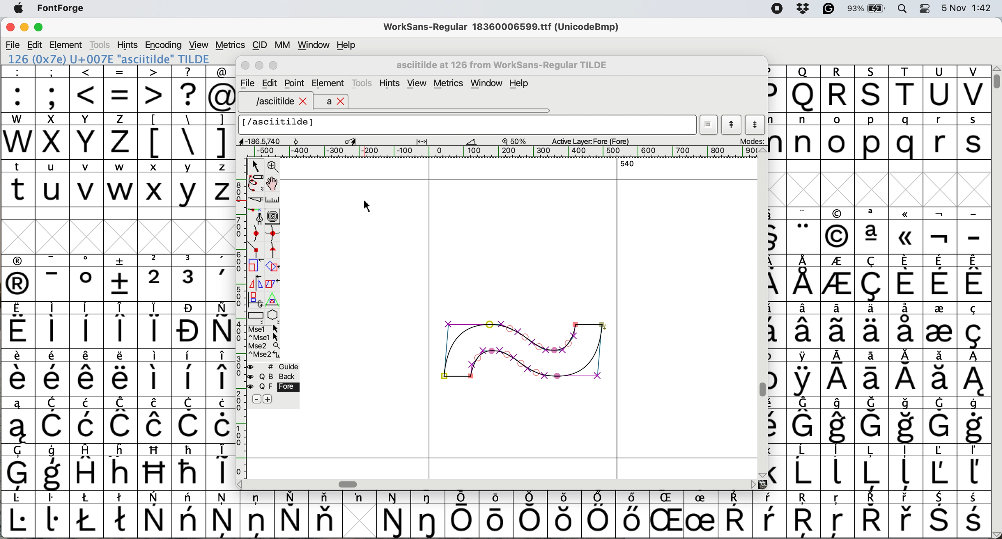 The image size is (1002, 539). Describe the element at coordinates (198, 44) in the screenshot. I see `view` at that location.